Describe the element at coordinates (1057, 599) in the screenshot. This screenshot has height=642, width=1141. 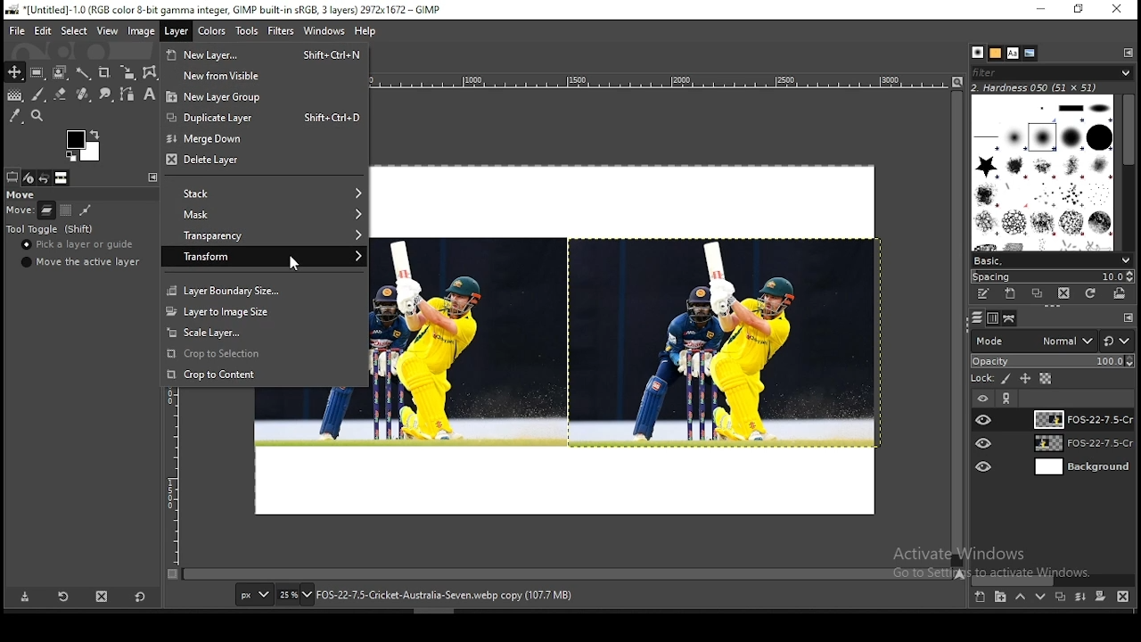
I see `duplicate layer` at that location.